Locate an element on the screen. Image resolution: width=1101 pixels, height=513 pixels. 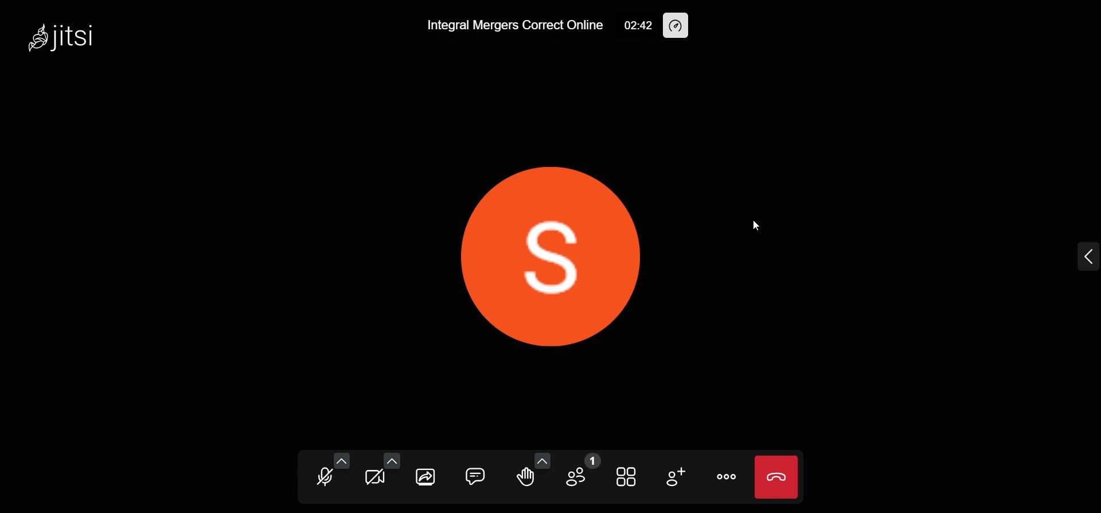
more options is located at coordinates (725, 476).